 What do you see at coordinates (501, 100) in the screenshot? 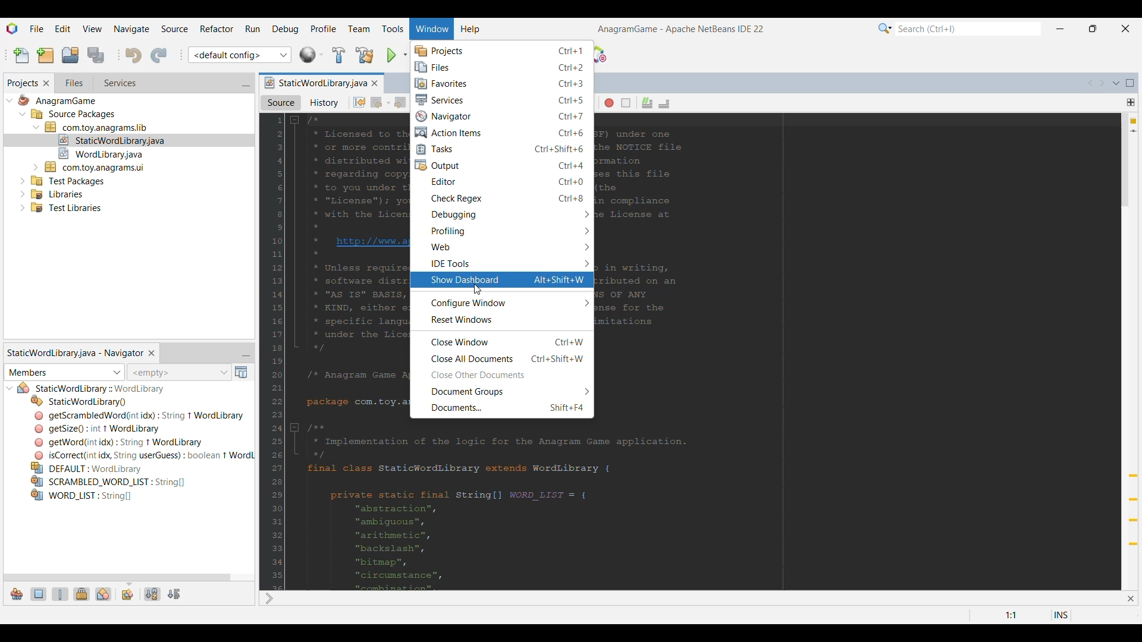
I see `Services` at bounding box center [501, 100].